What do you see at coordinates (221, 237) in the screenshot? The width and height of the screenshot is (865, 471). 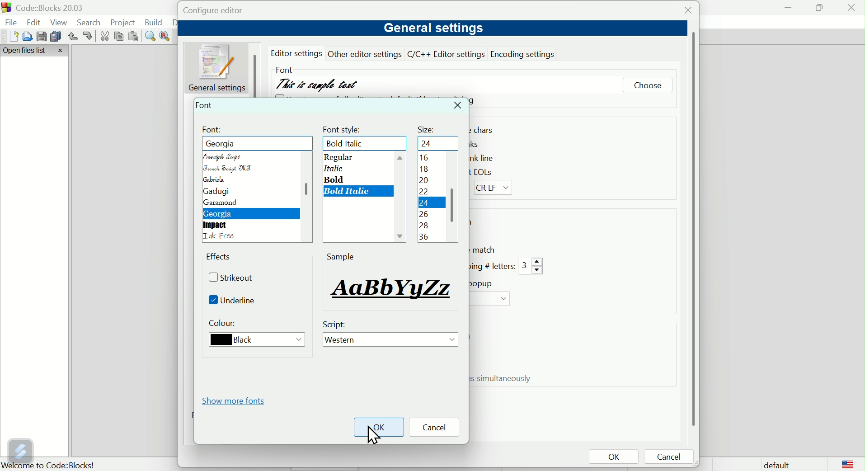 I see `language` at bounding box center [221, 237].